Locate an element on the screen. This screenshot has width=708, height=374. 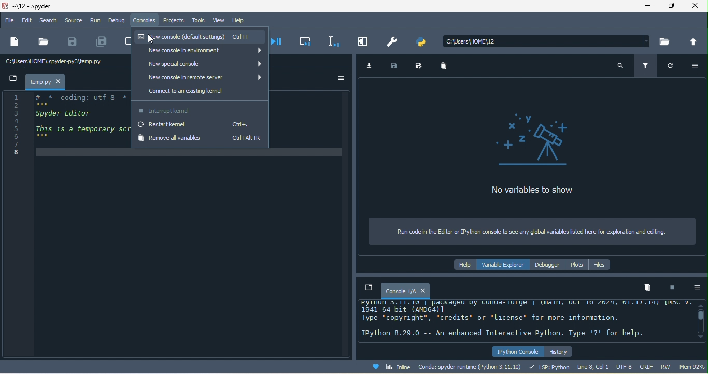
pythonpath manager is located at coordinates (424, 40).